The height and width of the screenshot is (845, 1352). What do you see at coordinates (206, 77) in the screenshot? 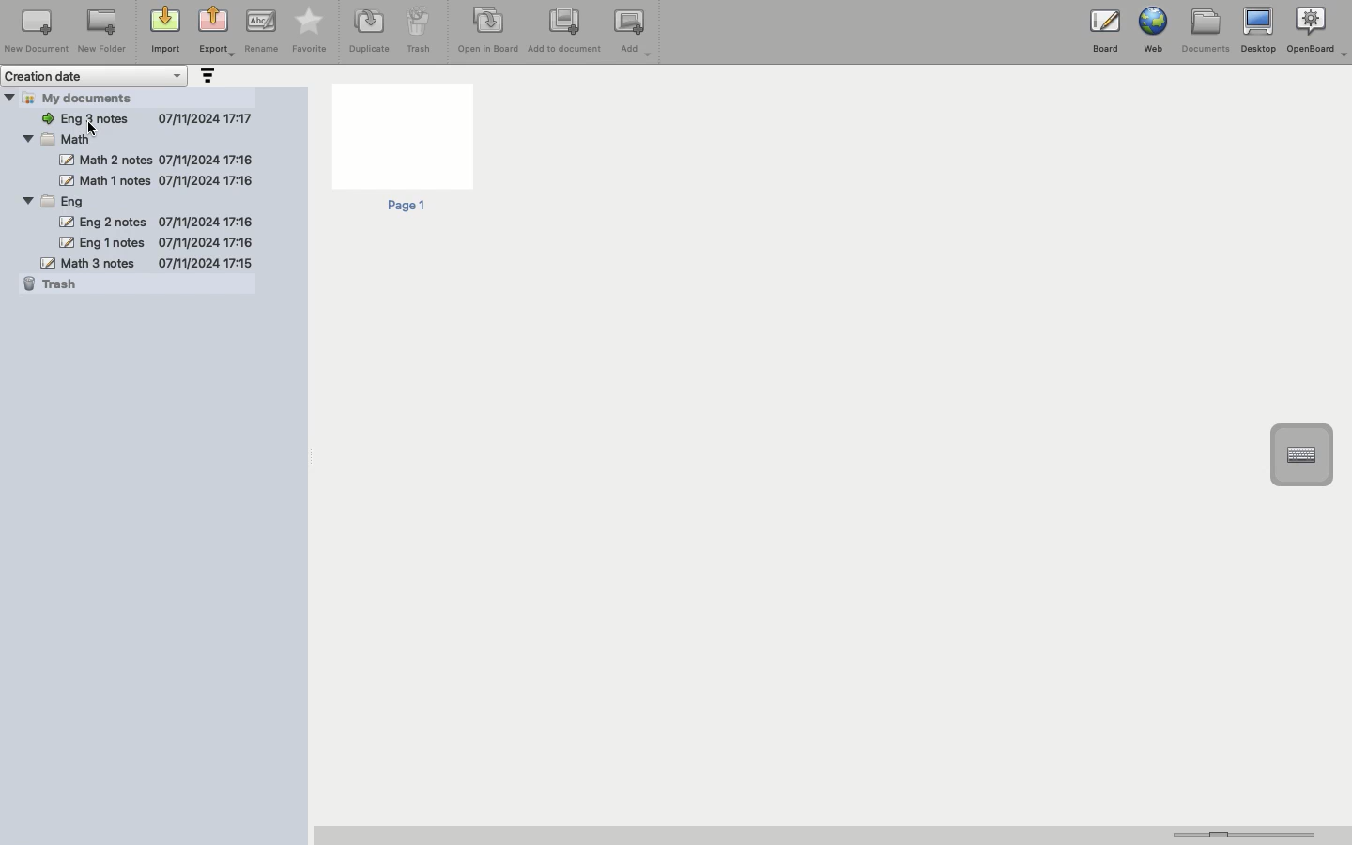
I see `Sort` at bounding box center [206, 77].